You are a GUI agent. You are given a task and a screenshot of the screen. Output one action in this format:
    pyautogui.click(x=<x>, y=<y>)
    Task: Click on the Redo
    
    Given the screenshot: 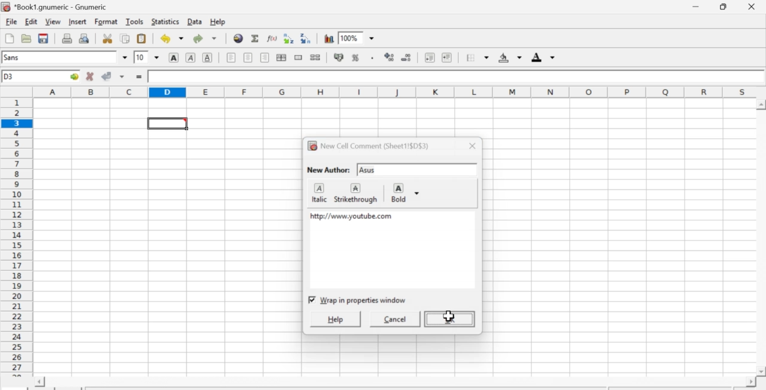 What is the action you would take?
    pyautogui.click(x=207, y=38)
    